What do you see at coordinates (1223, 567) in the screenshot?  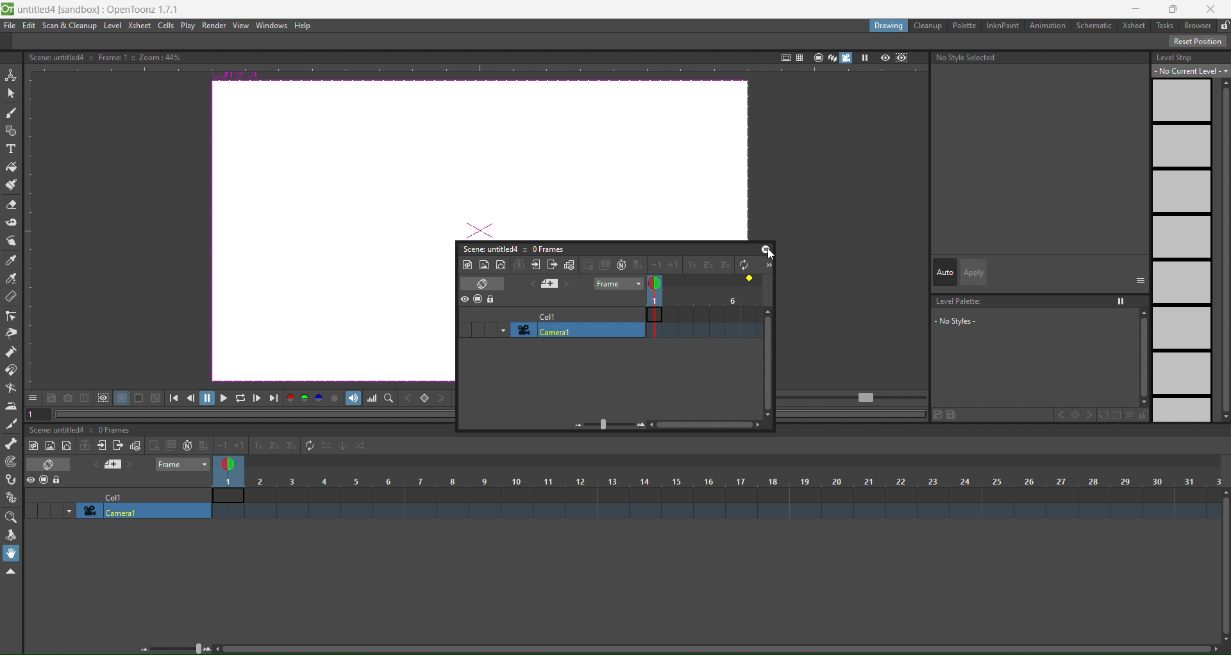 I see `scroll bar` at bounding box center [1223, 567].